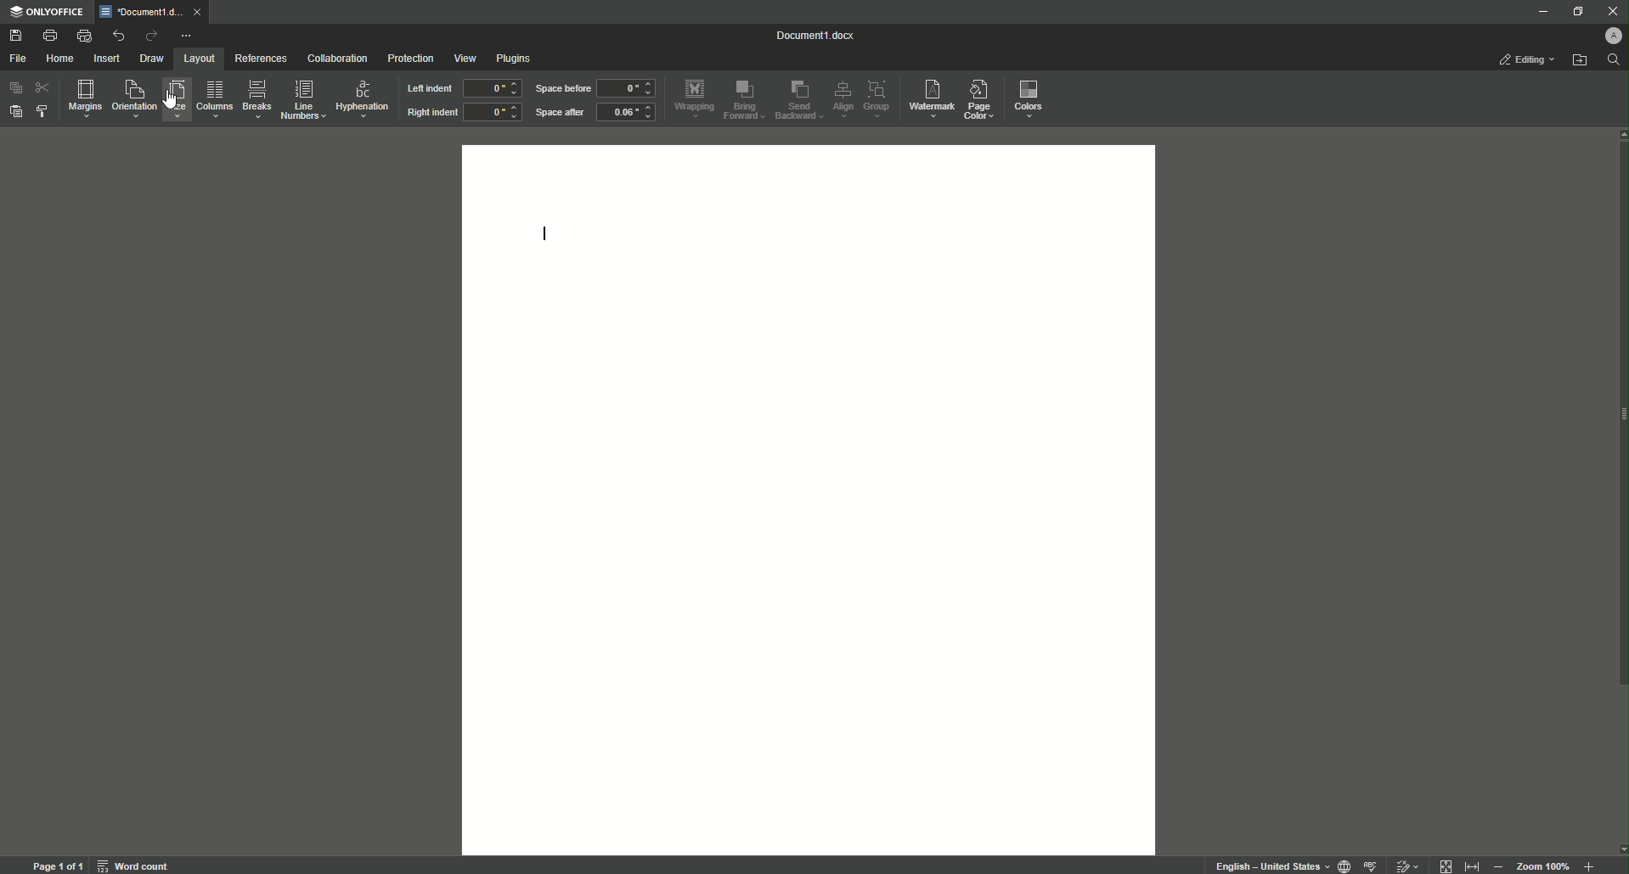 The width and height of the screenshot is (1629, 874). Describe the element at coordinates (186, 33) in the screenshot. I see `More Actions` at that location.